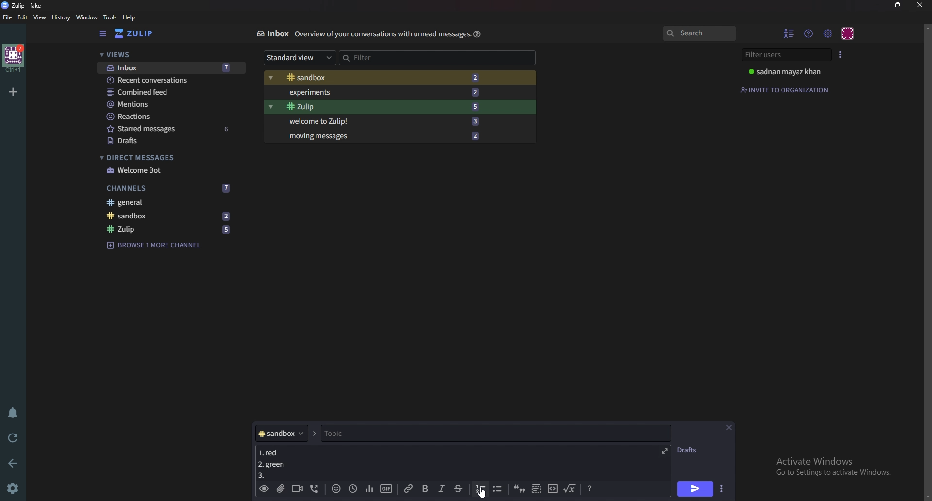  What do you see at coordinates (168, 116) in the screenshot?
I see `Reactions` at bounding box center [168, 116].